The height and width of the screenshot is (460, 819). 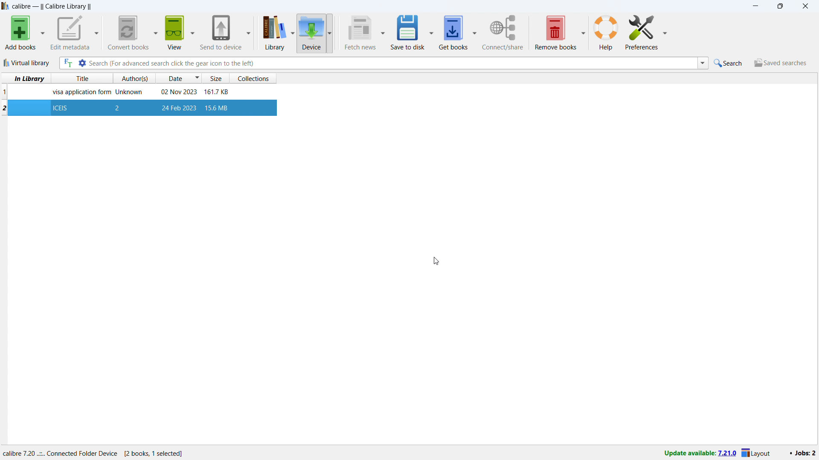 What do you see at coordinates (780, 63) in the screenshot?
I see `saved searches` at bounding box center [780, 63].